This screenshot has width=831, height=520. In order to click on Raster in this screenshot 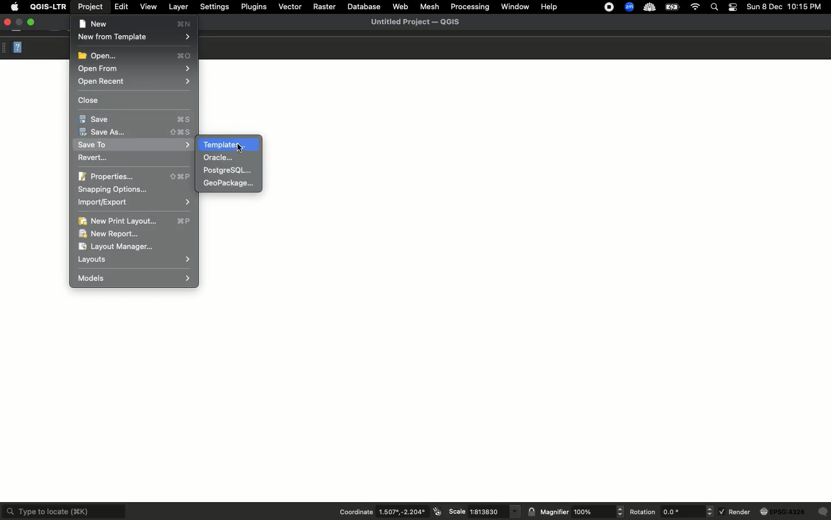, I will do `click(325, 6)`.